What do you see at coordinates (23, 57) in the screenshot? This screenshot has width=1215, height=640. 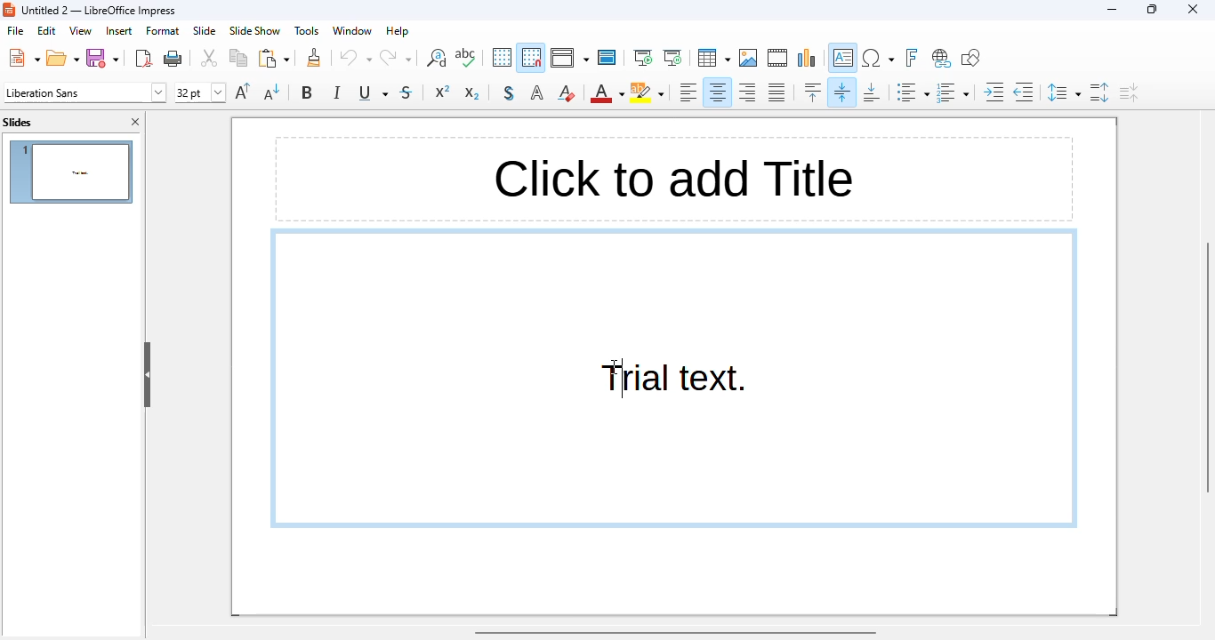 I see `new` at bounding box center [23, 57].